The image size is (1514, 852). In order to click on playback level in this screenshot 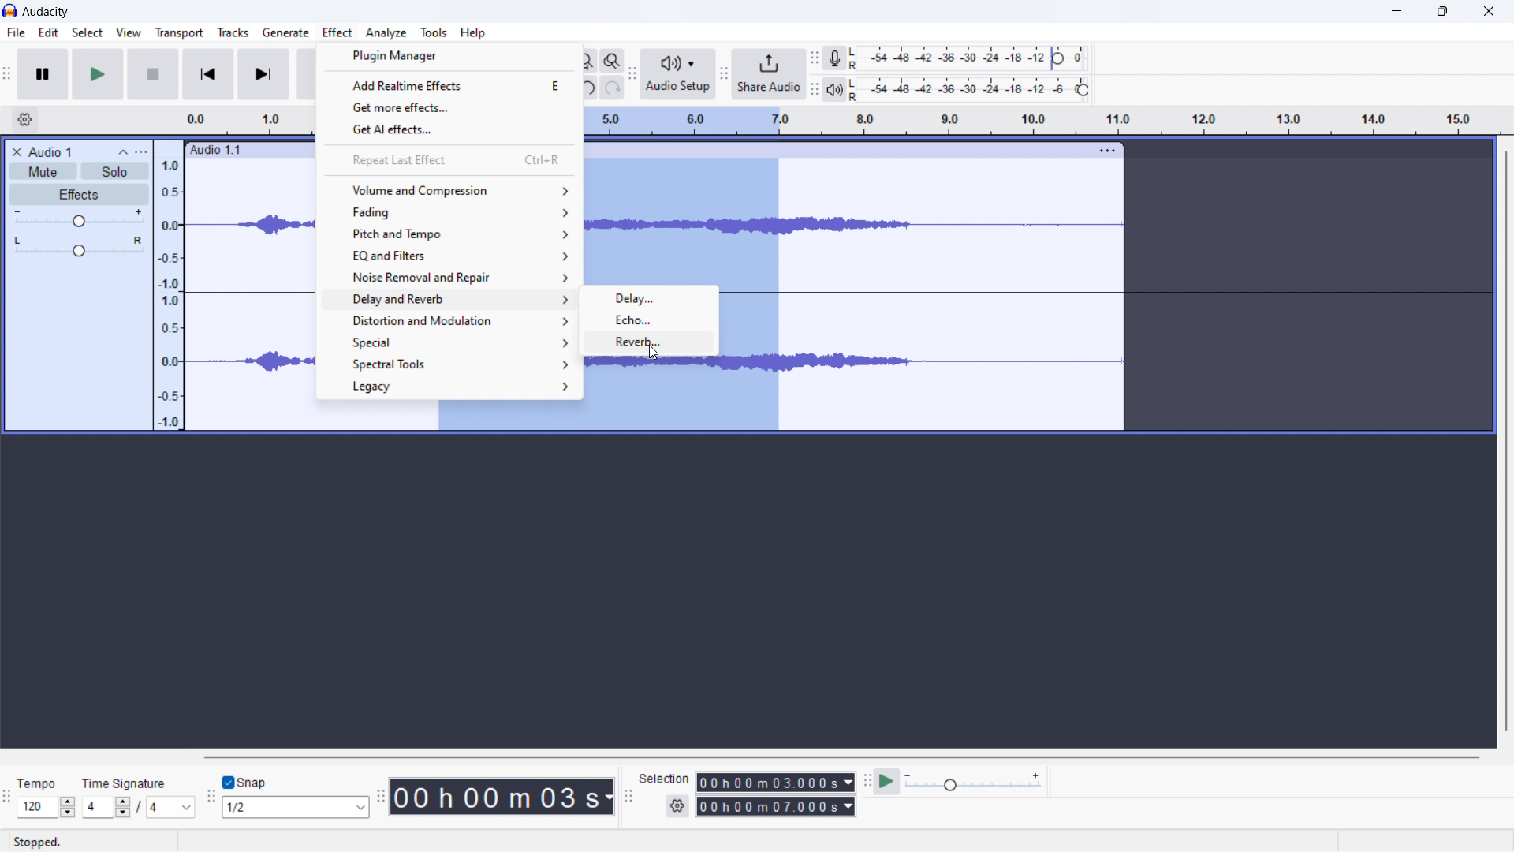, I will do `click(972, 90)`.